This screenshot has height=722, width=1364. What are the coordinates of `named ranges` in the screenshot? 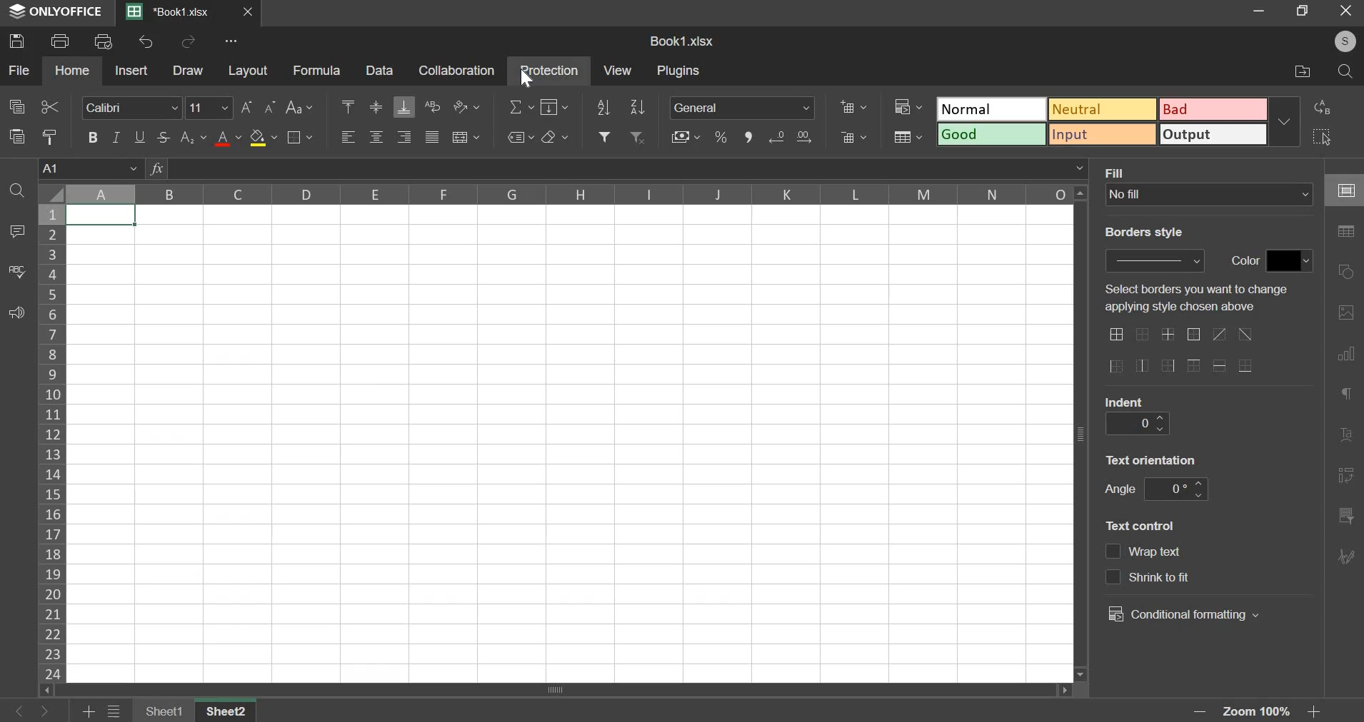 It's located at (518, 137).